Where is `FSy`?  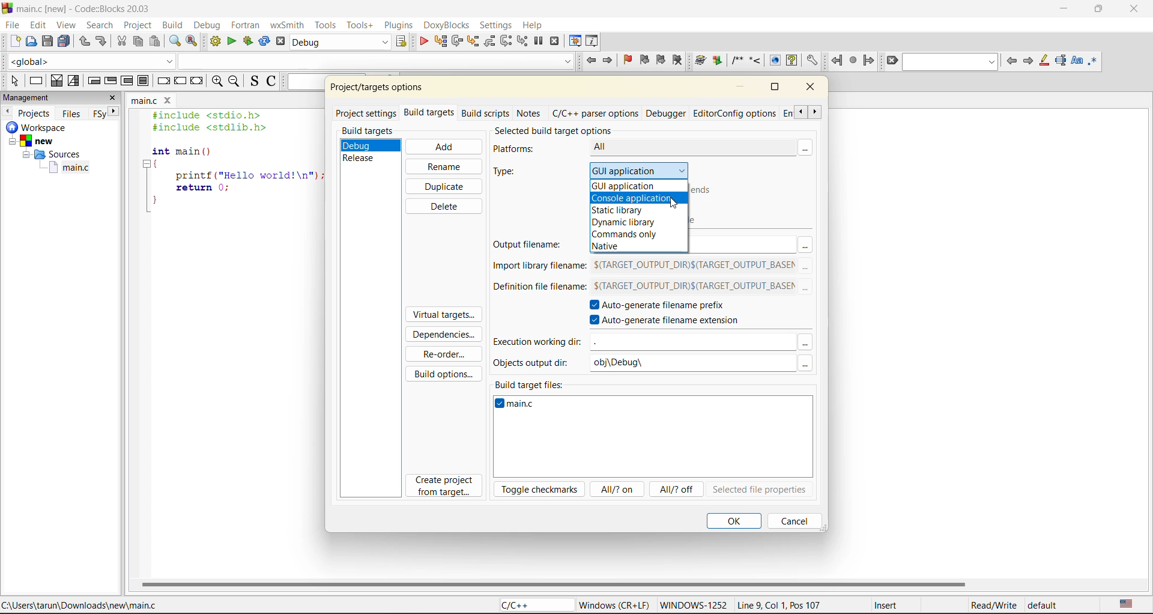 FSy is located at coordinates (100, 113).